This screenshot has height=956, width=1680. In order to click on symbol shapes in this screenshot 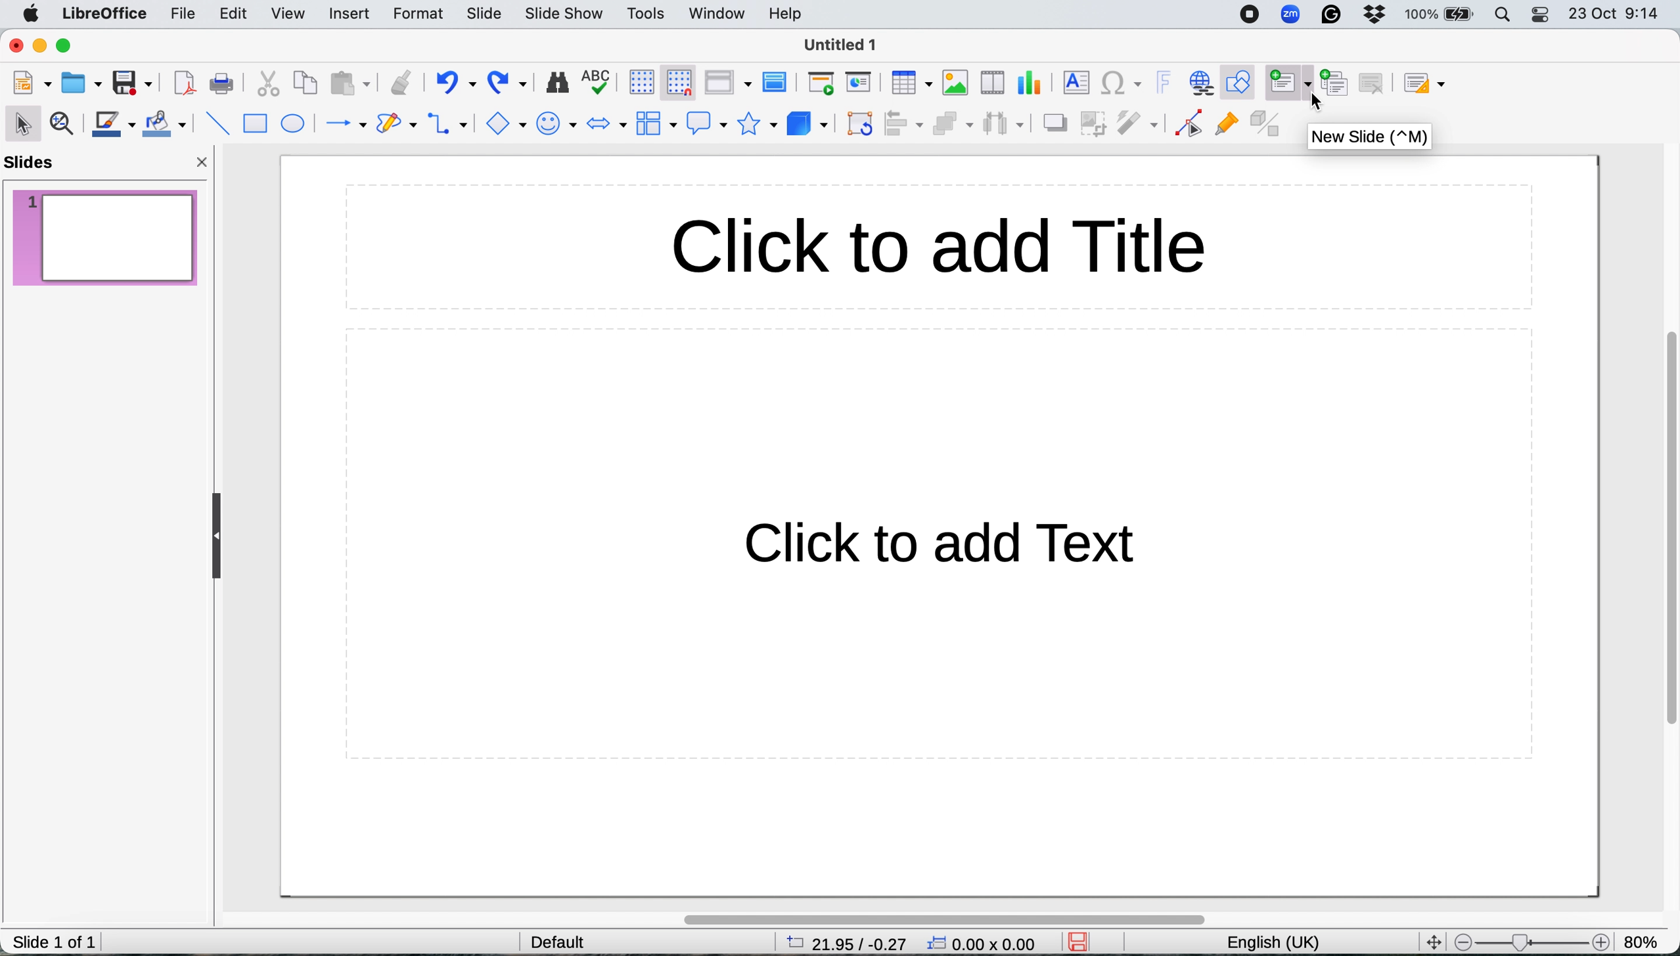, I will do `click(560, 125)`.